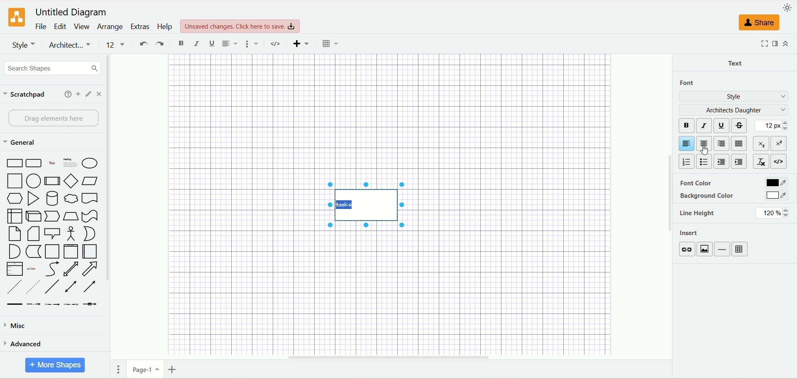 The image size is (797, 379). I want to click on strikethrough, so click(741, 124).